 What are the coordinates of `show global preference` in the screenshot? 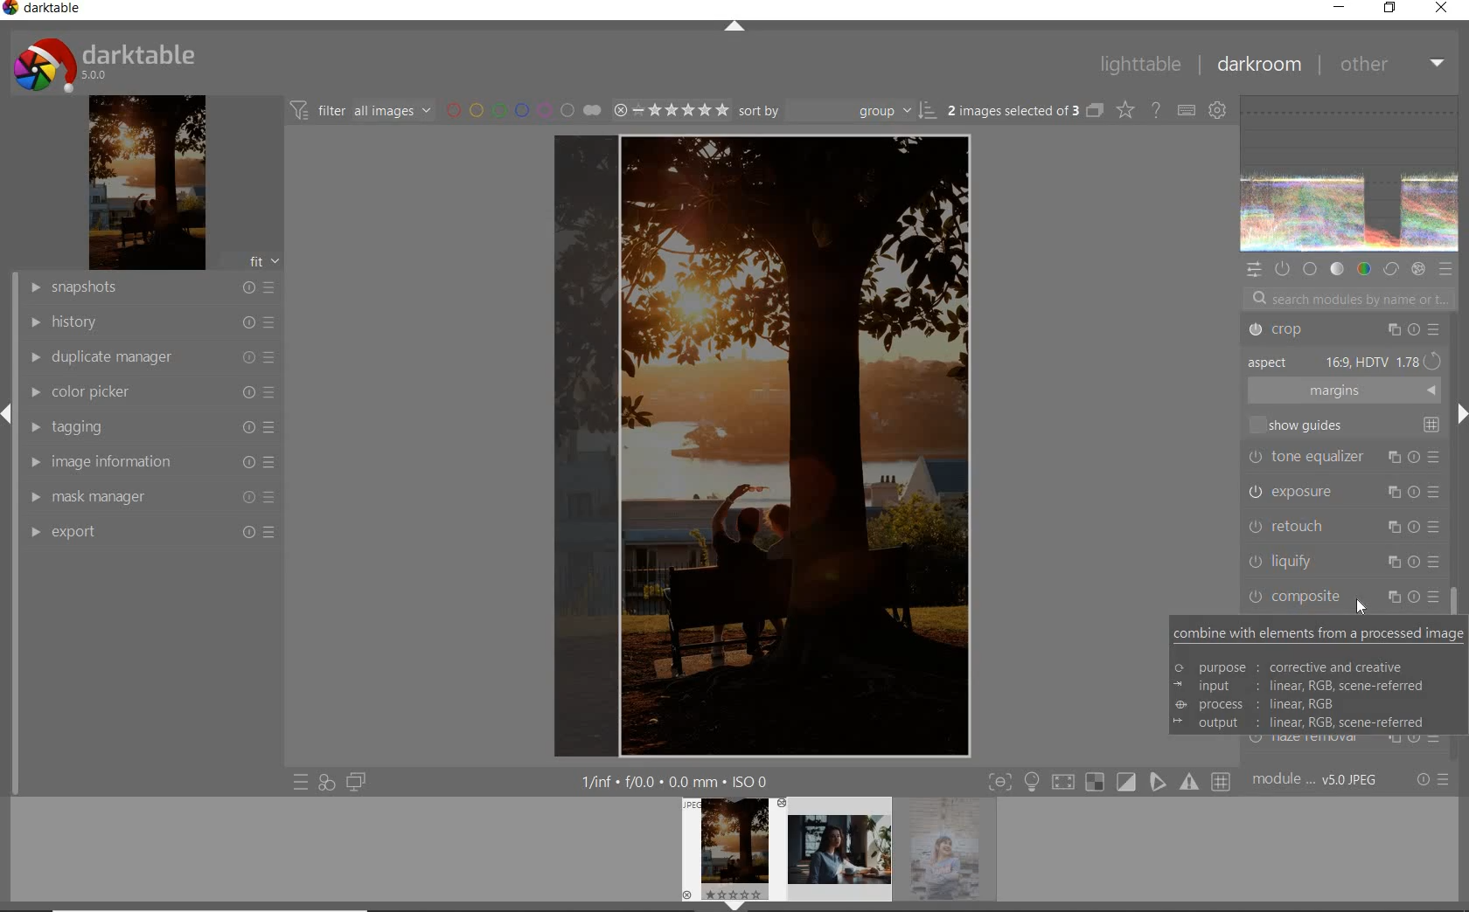 It's located at (1219, 109).